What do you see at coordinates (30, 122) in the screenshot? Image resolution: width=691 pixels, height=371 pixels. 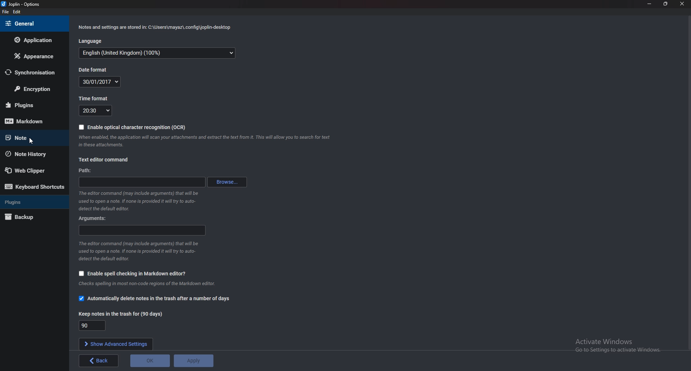 I see `mark down` at bounding box center [30, 122].